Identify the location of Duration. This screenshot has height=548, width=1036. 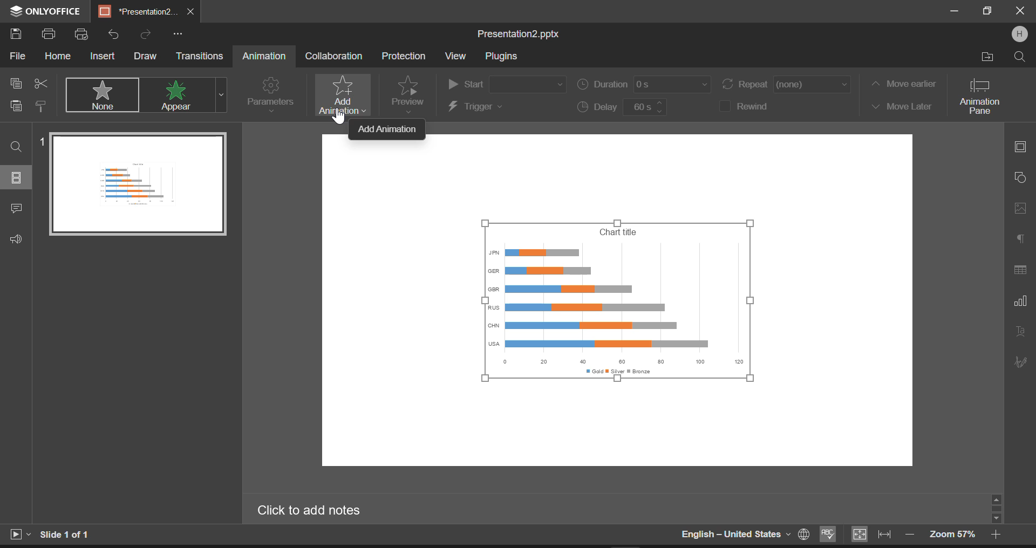
(645, 86).